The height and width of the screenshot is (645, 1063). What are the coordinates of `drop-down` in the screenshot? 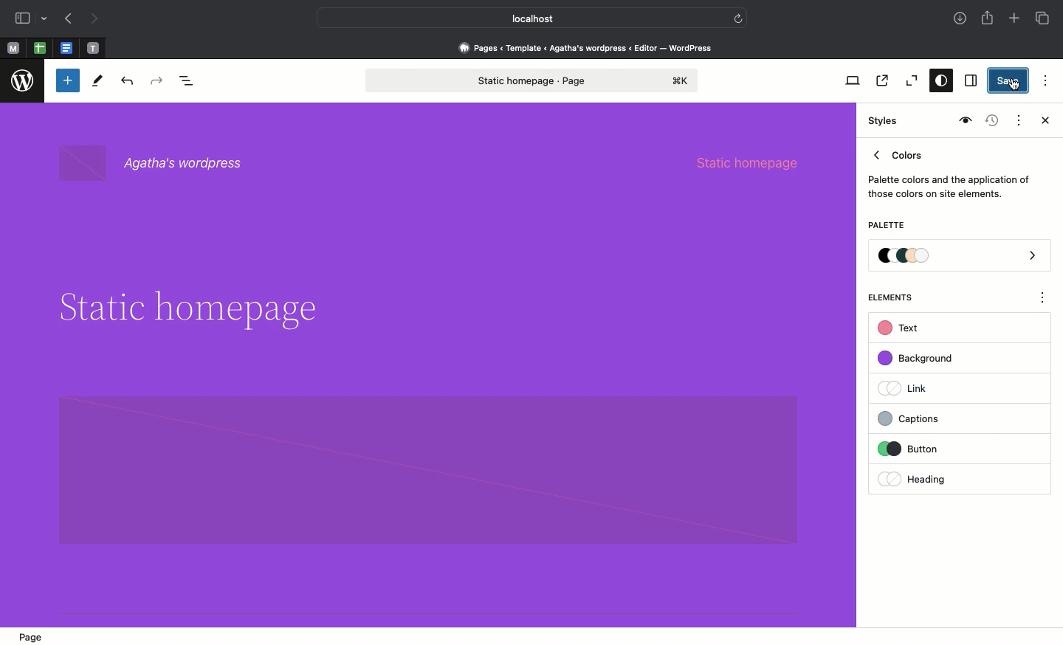 It's located at (47, 19).